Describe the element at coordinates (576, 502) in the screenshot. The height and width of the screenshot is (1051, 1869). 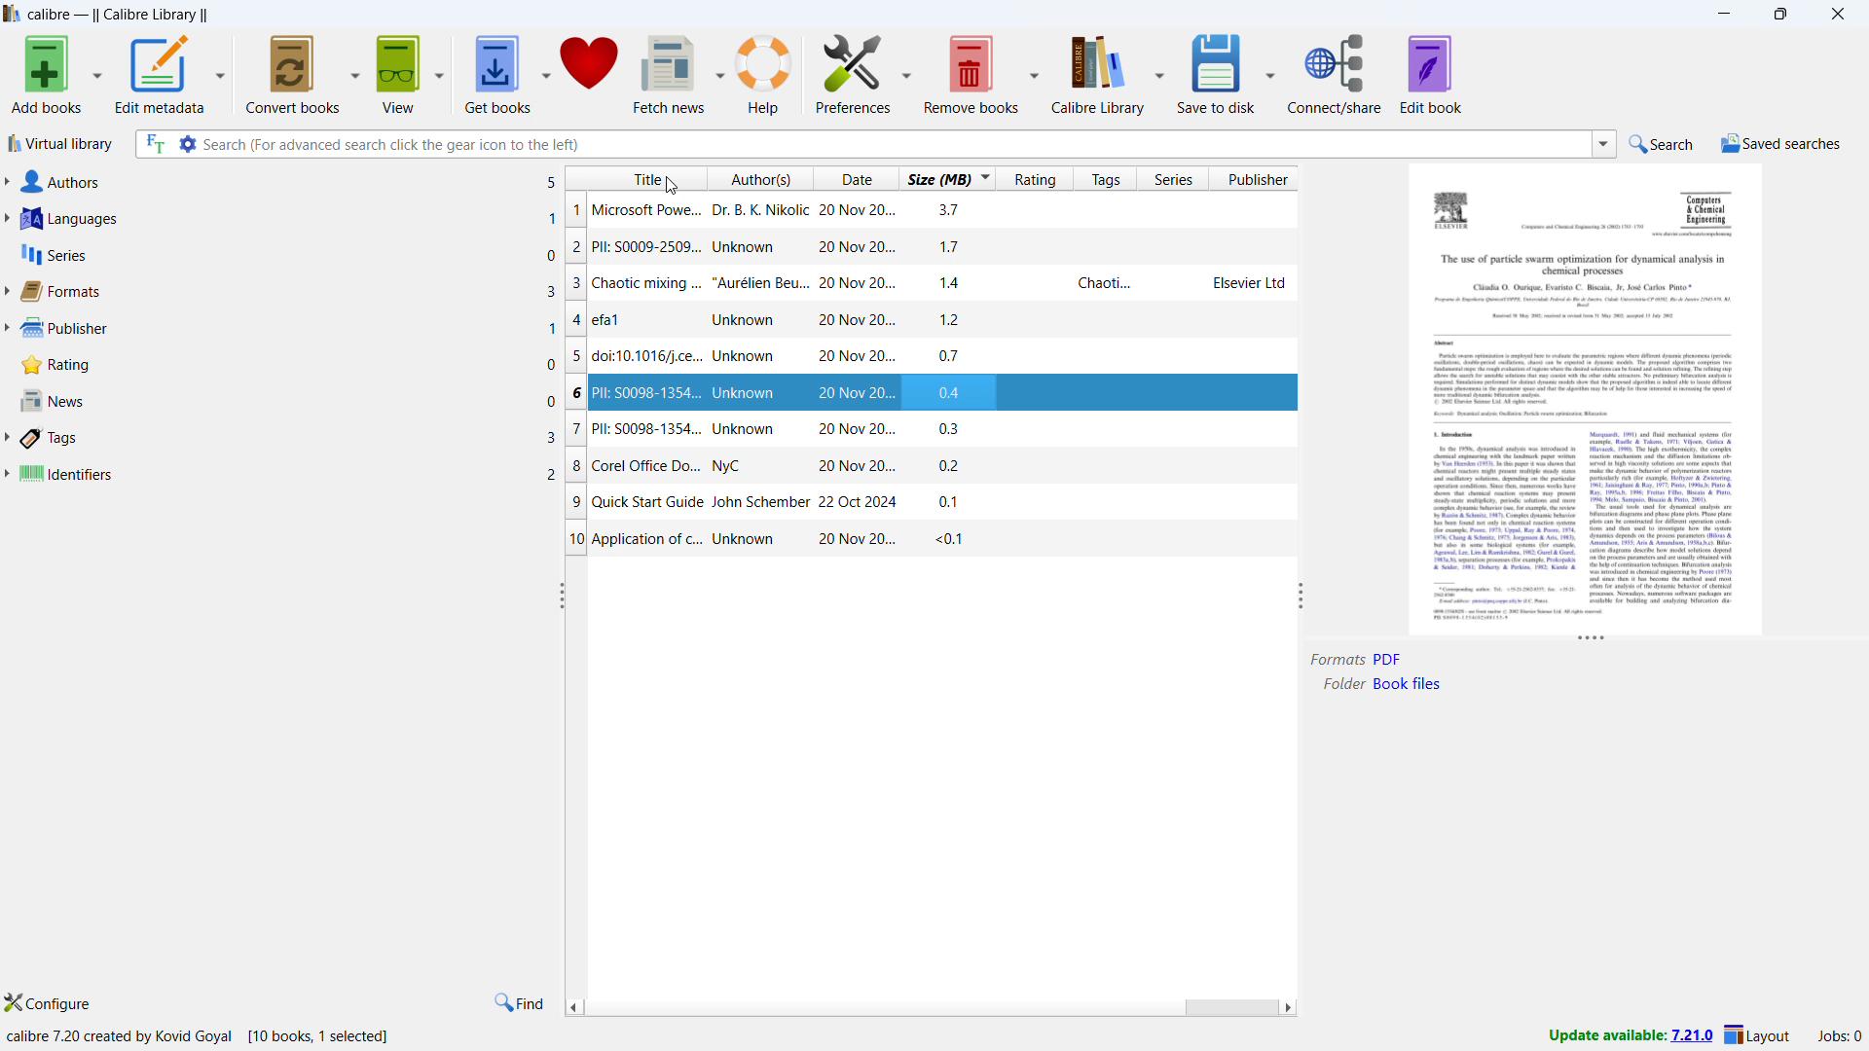
I see `9` at that location.